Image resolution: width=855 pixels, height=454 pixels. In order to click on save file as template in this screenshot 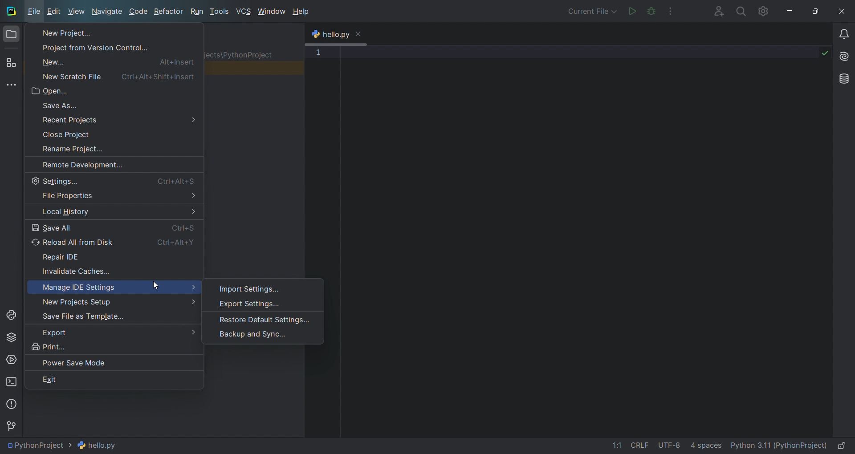, I will do `click(110, 315)`.